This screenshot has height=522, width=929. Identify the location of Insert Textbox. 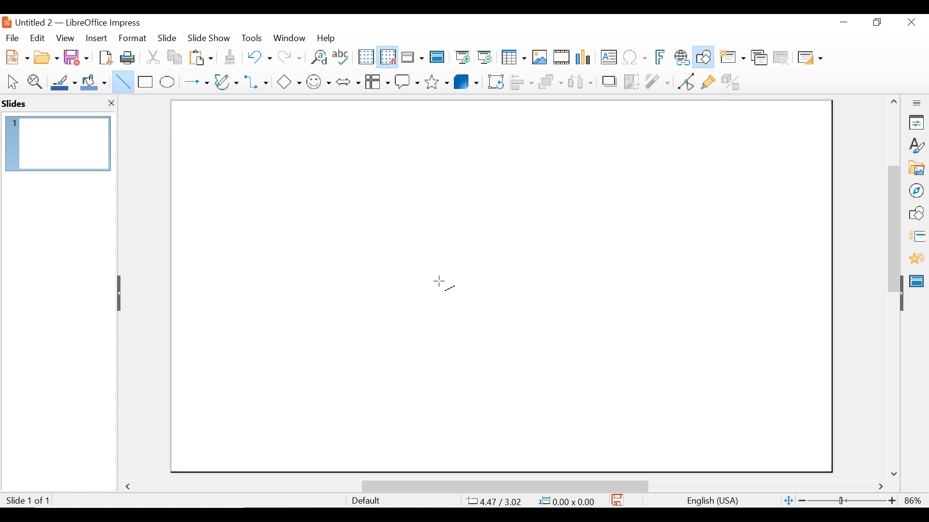
(608, 58).